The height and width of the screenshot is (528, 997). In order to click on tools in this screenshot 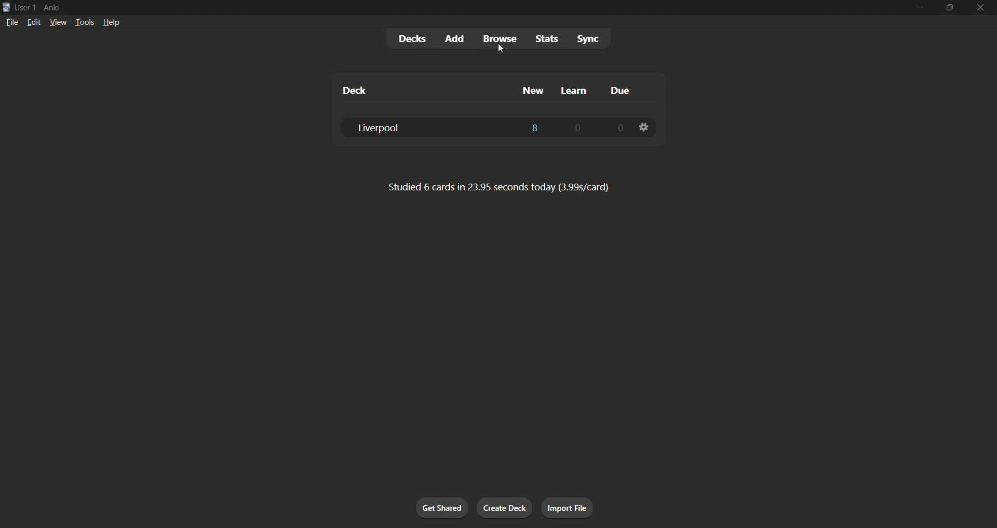, I will do `click(84, 23)`.